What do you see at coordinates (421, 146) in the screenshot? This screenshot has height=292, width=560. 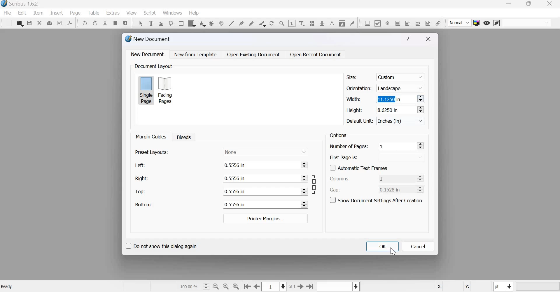 I see `Increase and Decrease` at bounding box center [421, 146].